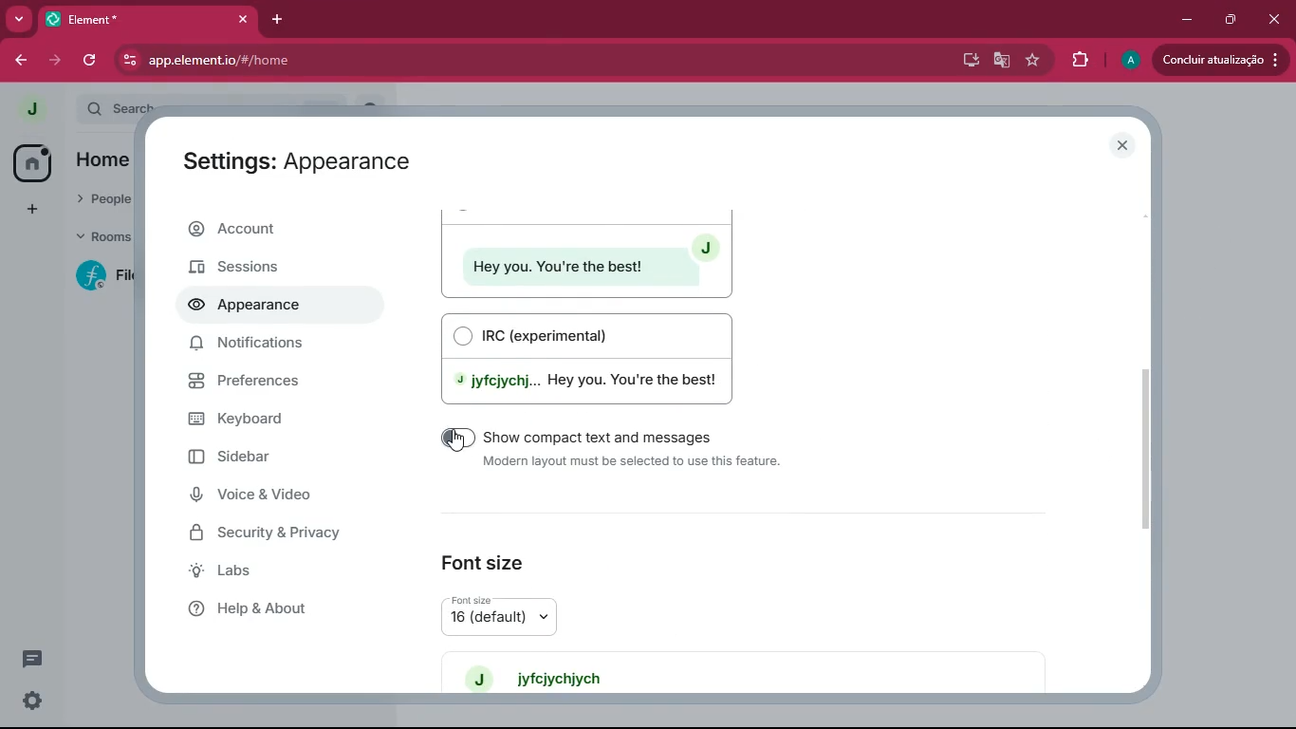  I want to click on jyfeiychiych, so click(547, 677).